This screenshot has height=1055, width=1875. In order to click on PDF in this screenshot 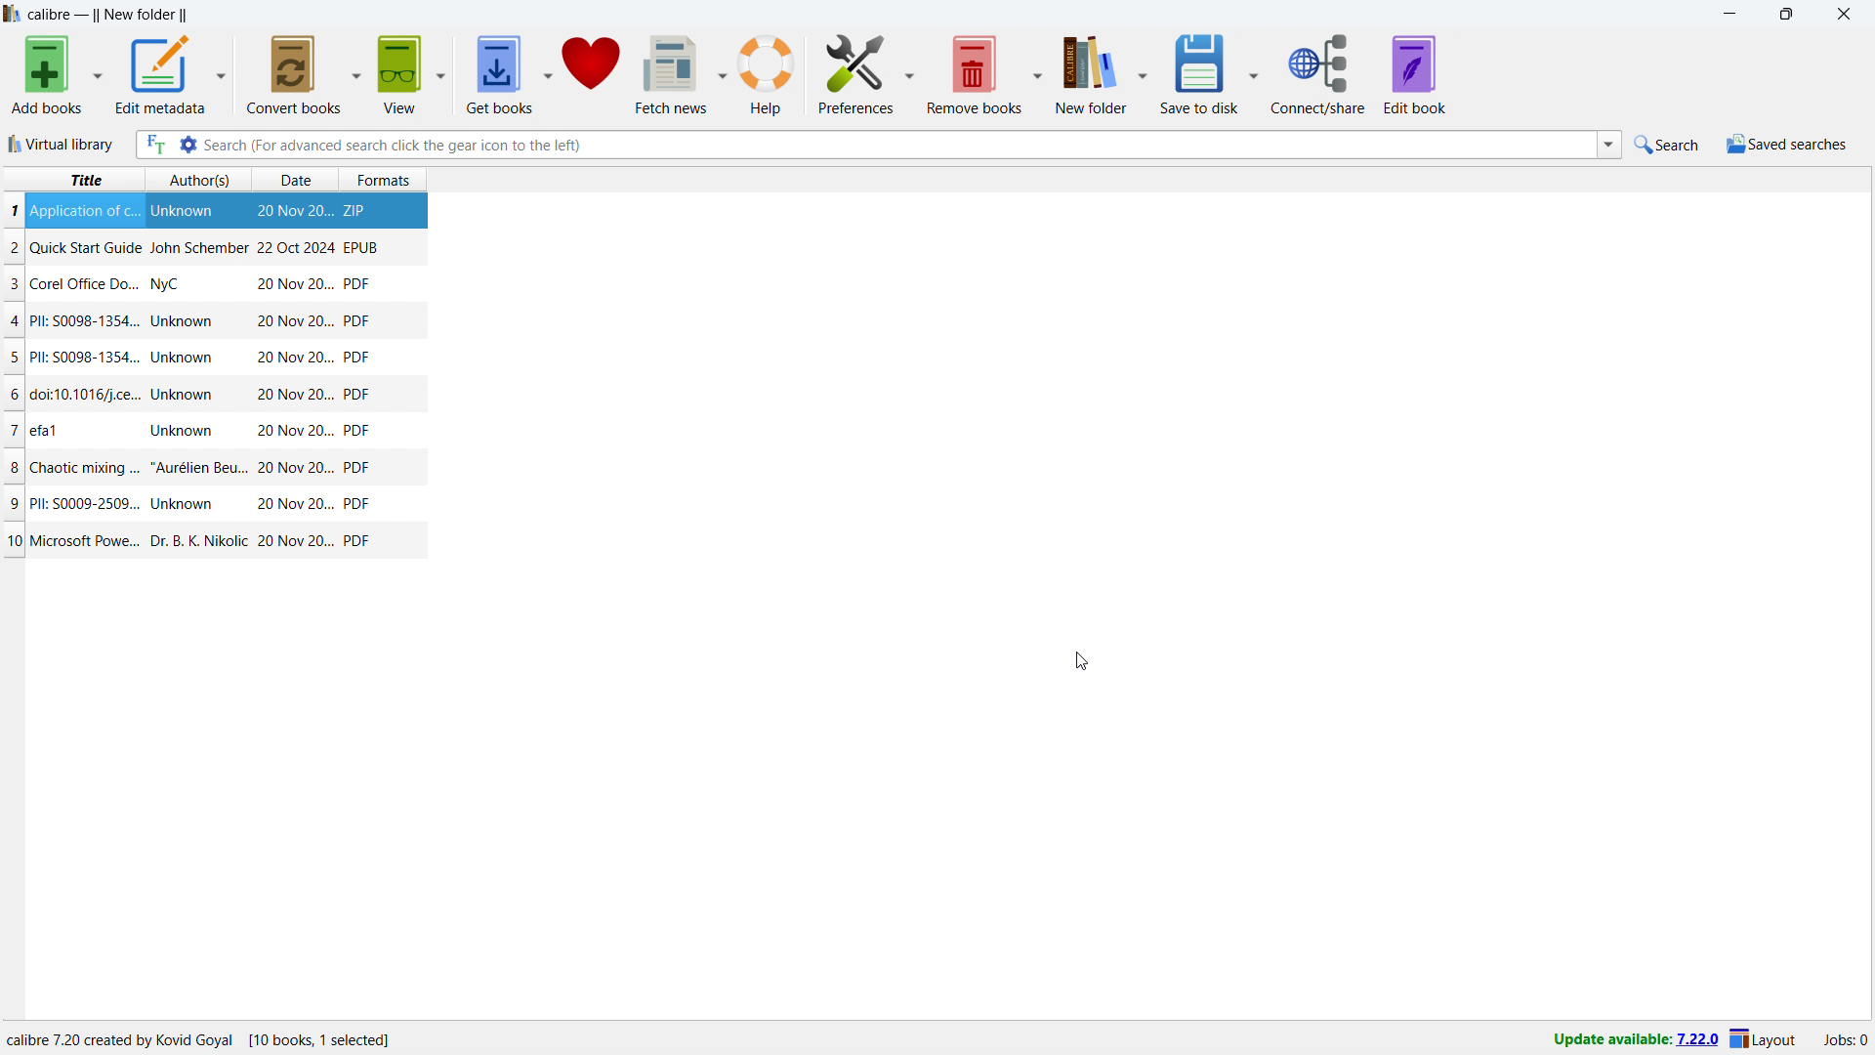, I will do `click(359, 469)`.